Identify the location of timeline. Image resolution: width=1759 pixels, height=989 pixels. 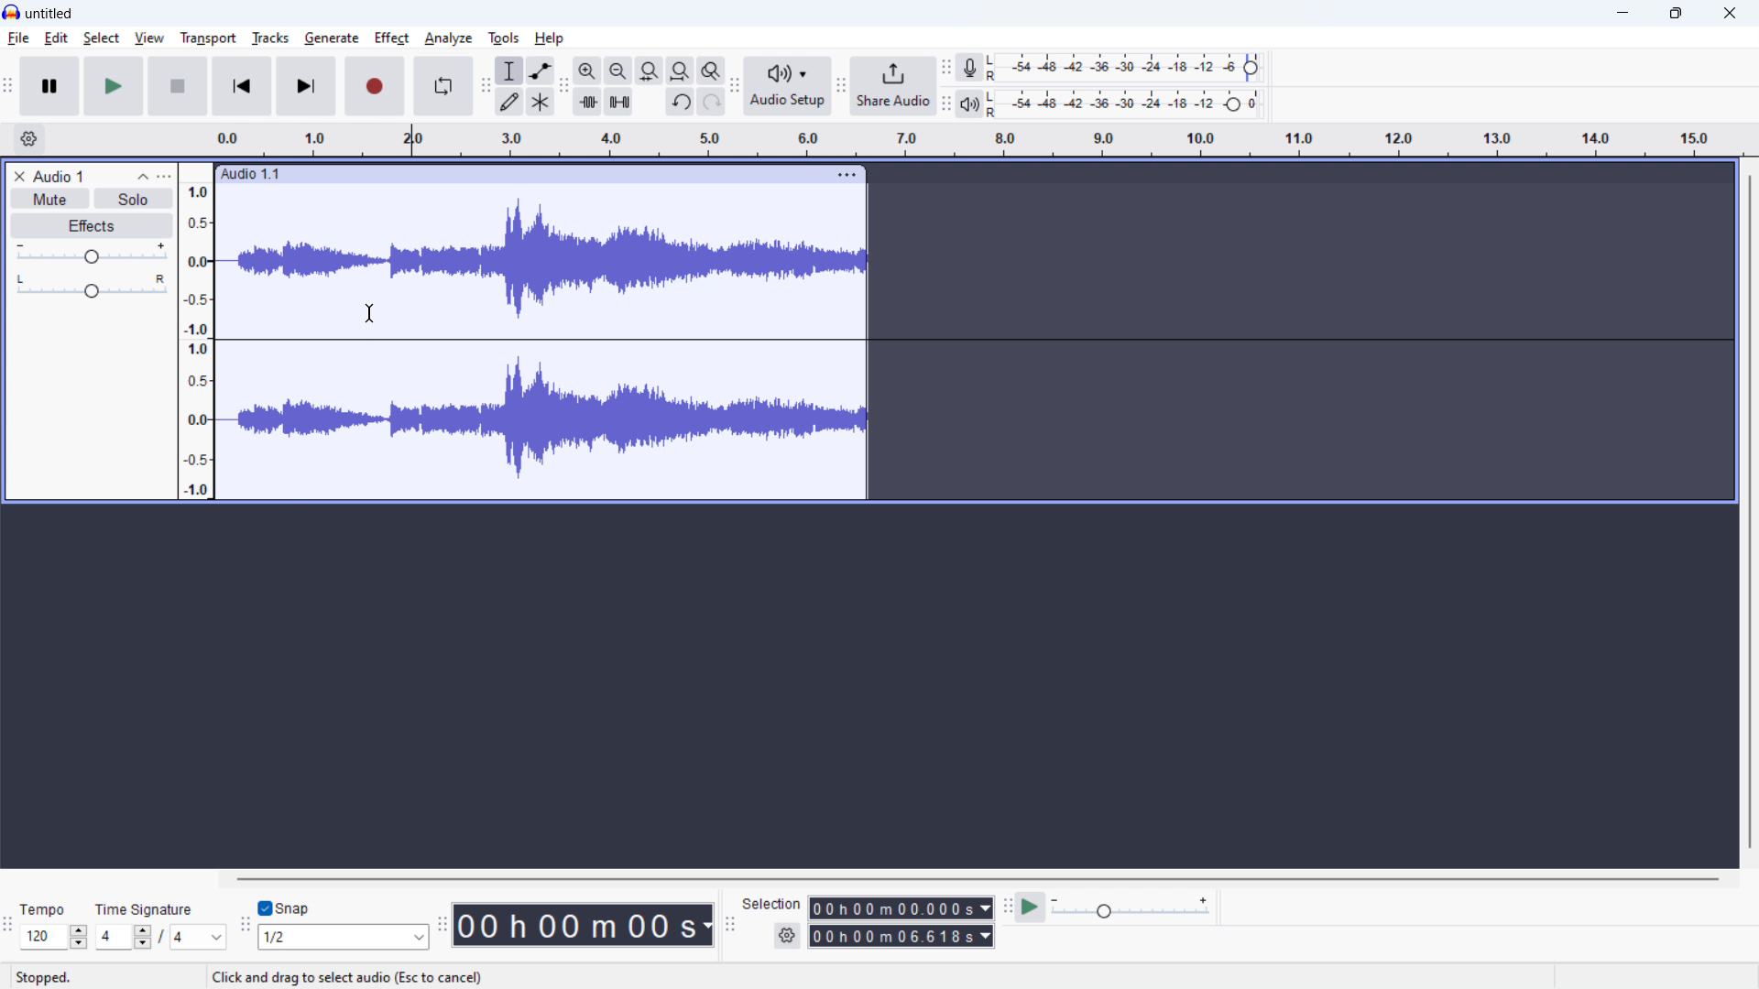
(978, 140).